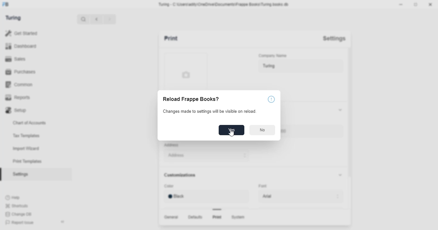 This screenshot has height=230, width=438. I want to click on Change DB, so click(18, 214).